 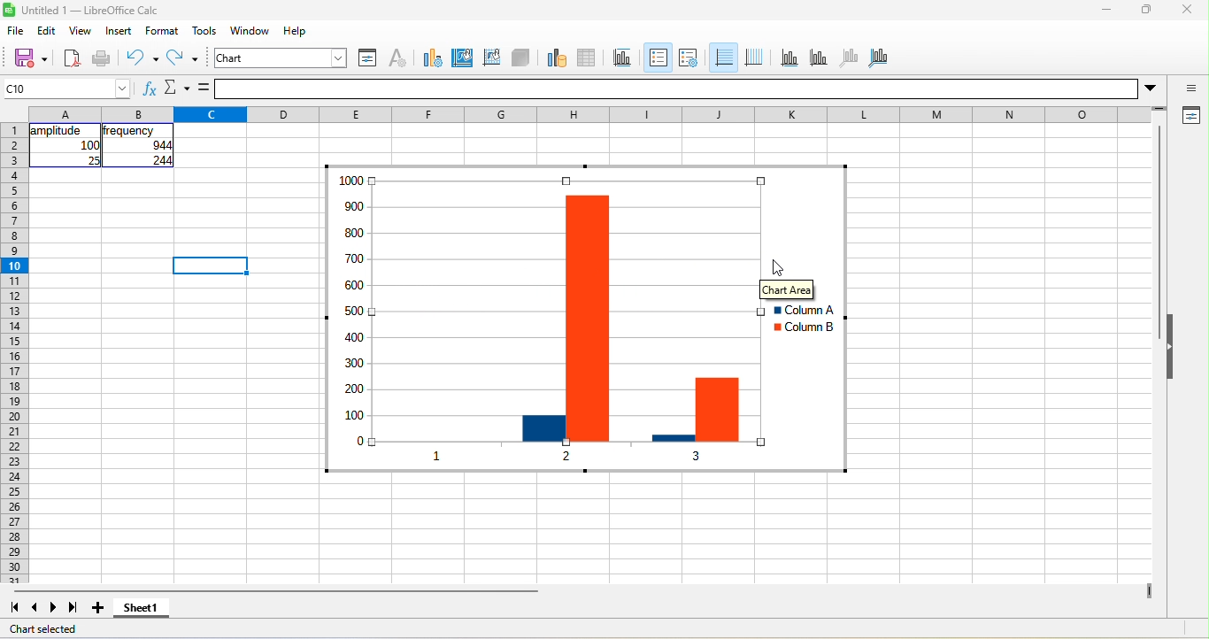 I want to click on column b, so click(x=803, y=329).